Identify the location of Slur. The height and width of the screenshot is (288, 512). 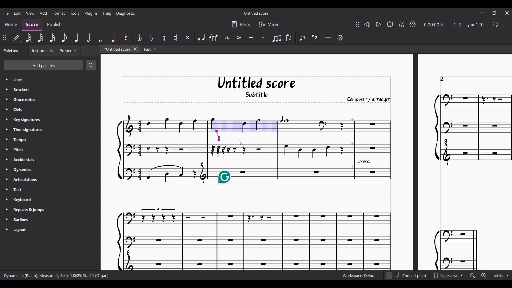
(213, 38).